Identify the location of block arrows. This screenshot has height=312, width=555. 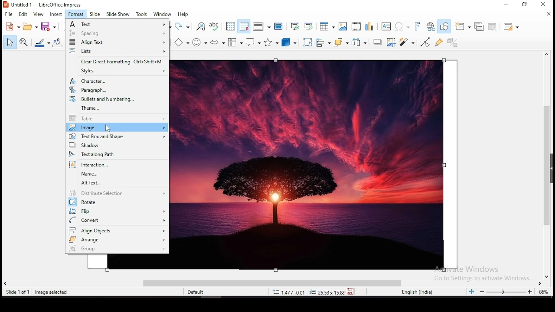
(218, 42).